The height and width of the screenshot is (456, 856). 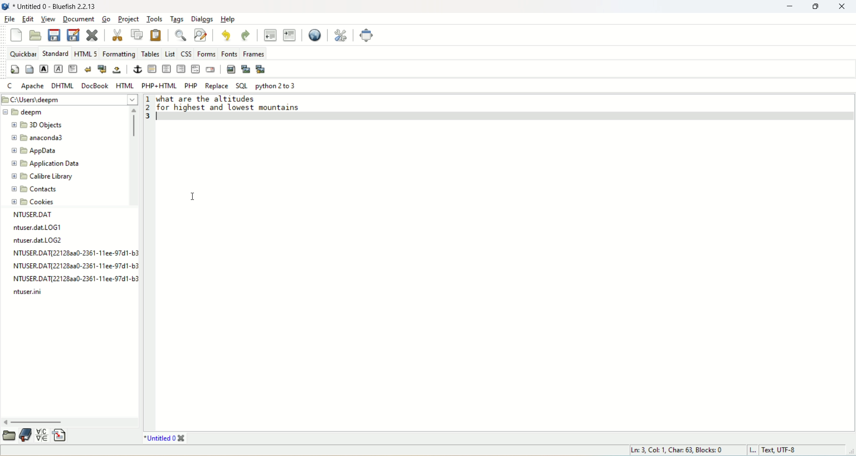 I want to click on frames, so click(x=253, y=53).